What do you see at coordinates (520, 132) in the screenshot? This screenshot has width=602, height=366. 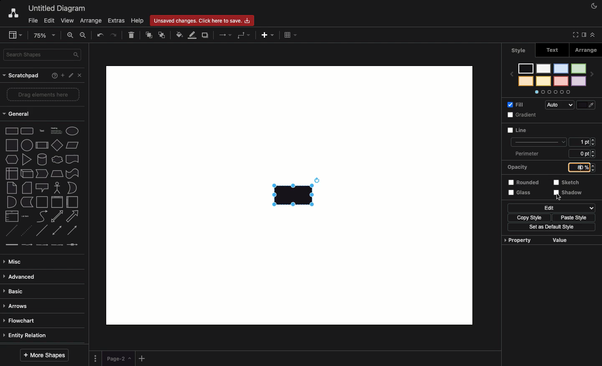 I see `Line` at bounding box center [520, 132].